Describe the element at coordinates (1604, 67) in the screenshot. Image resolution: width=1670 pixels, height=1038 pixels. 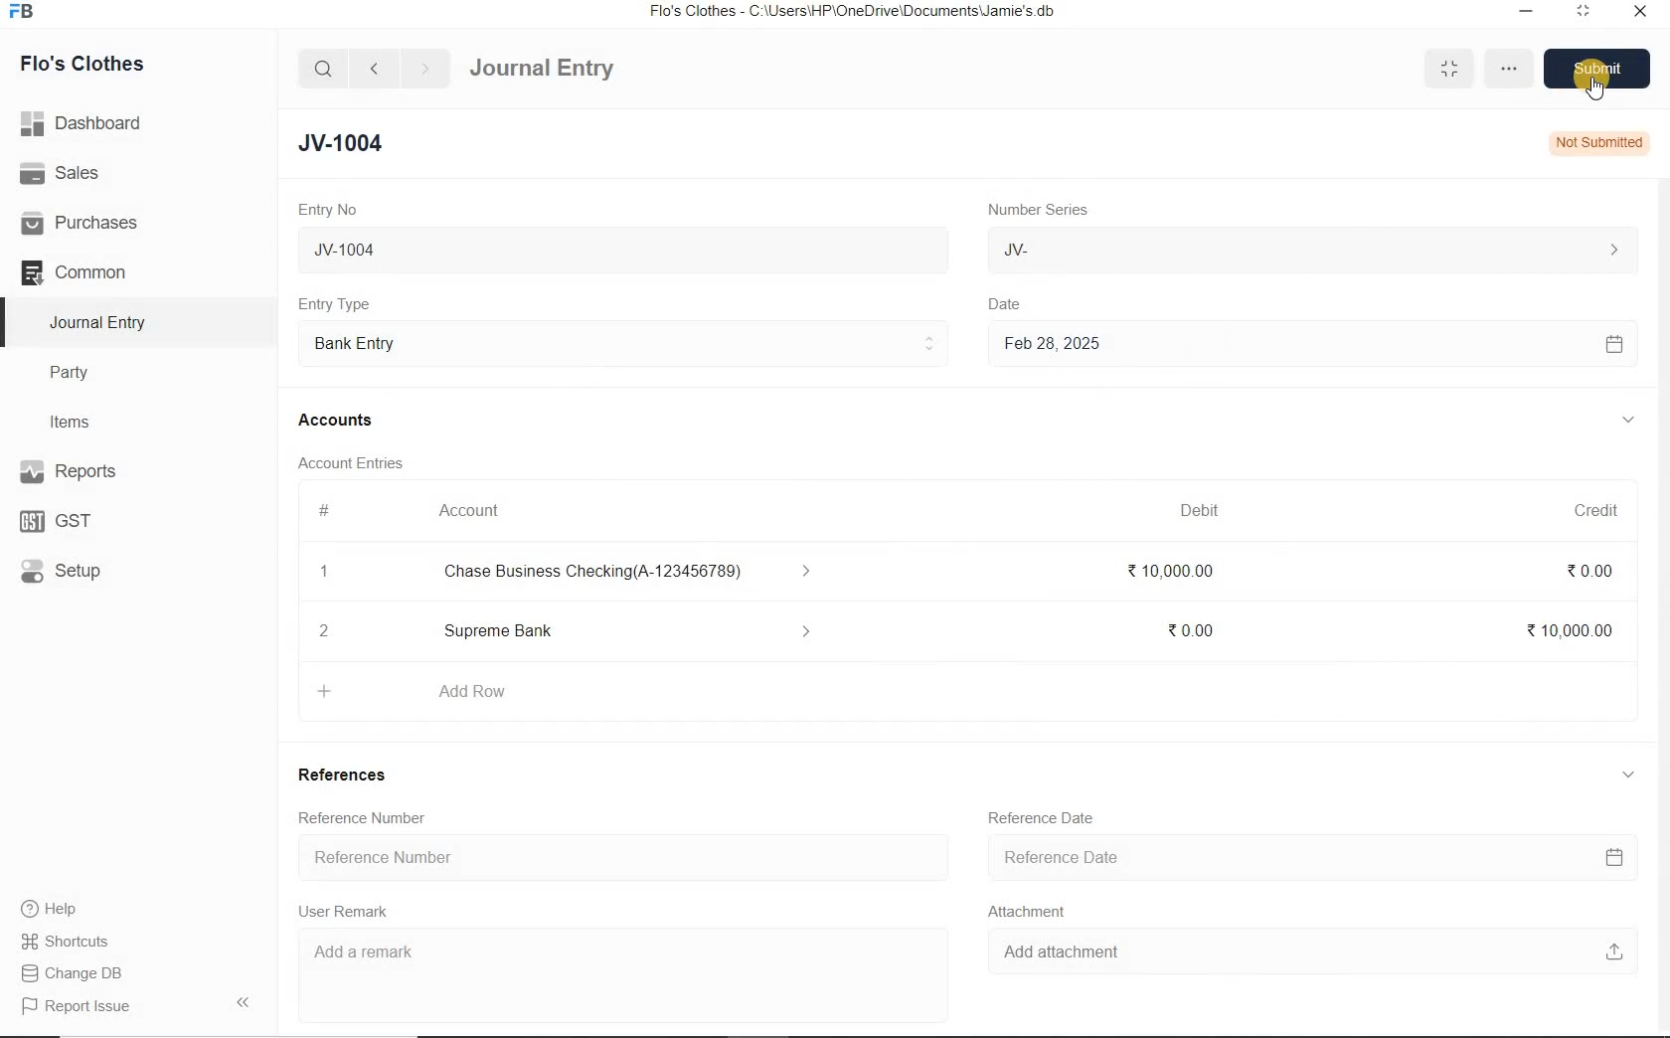
I see `Save` at that location.